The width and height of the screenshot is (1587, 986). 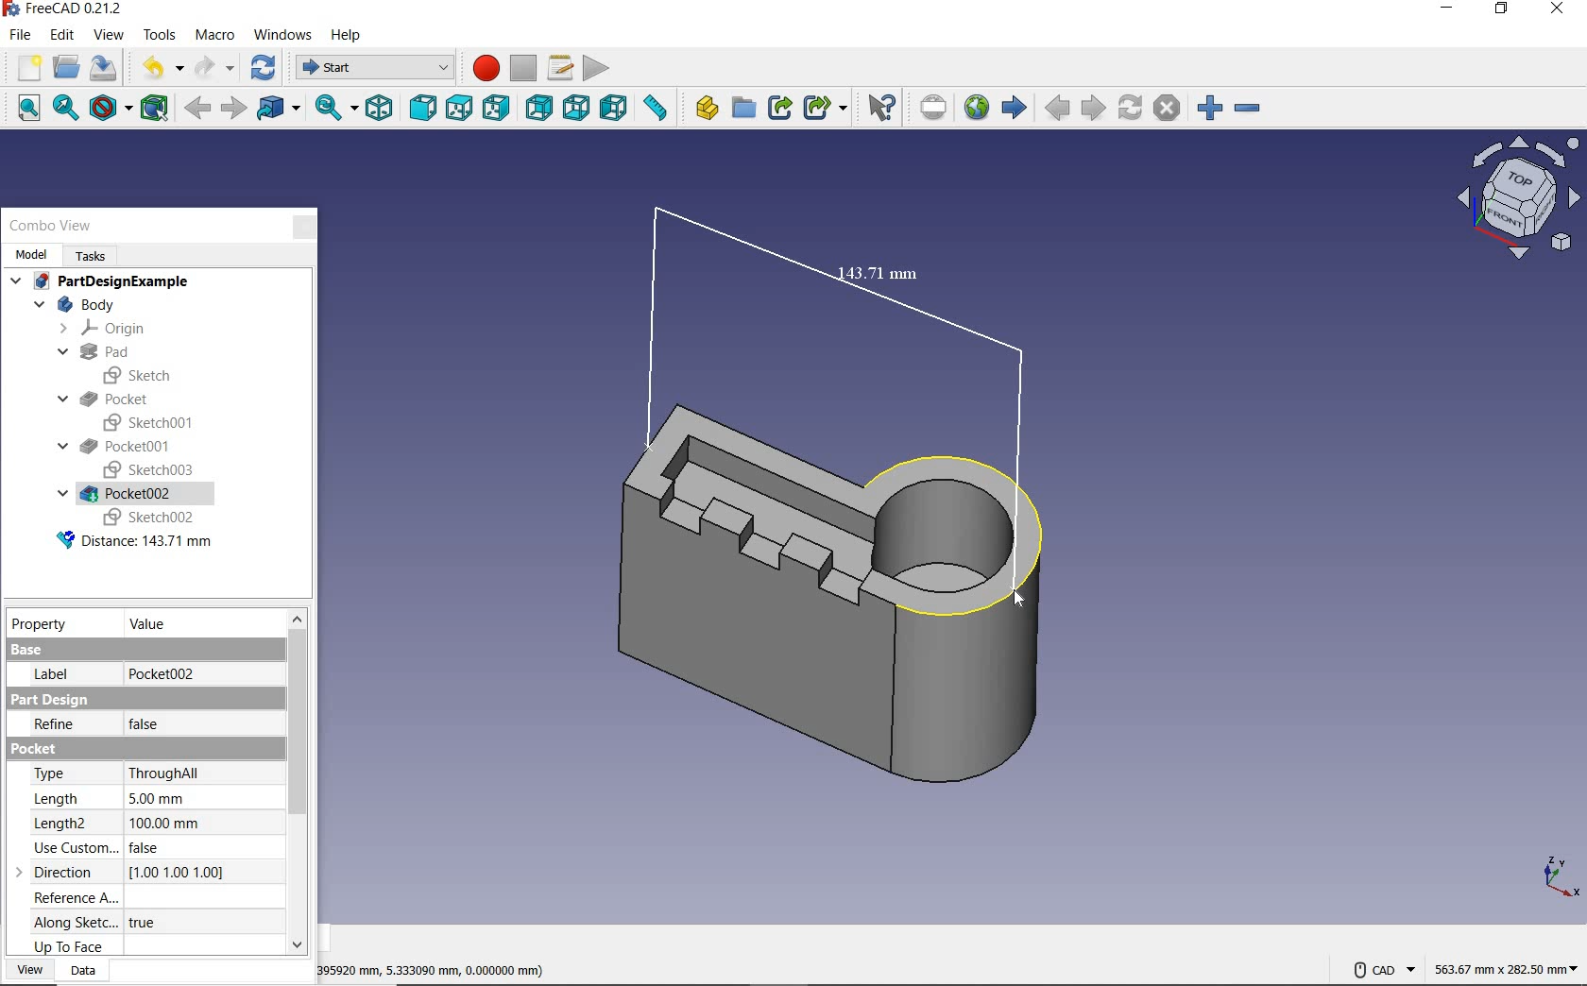 I want to click on file, so click(x=17, y=37).